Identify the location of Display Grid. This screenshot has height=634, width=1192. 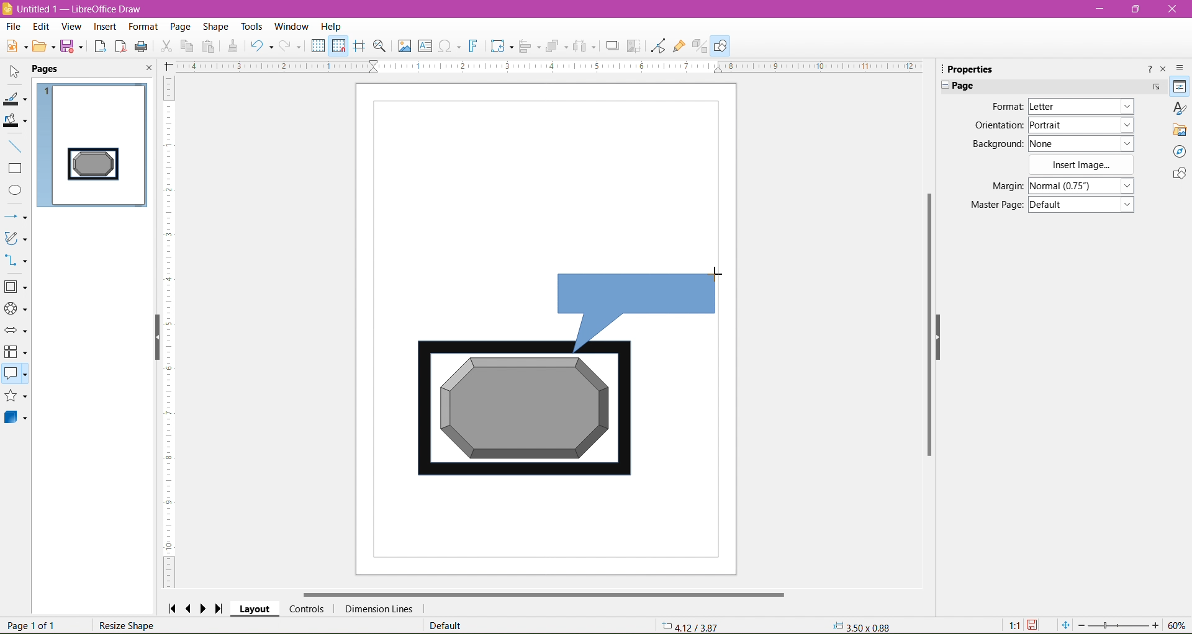
(318, 47).